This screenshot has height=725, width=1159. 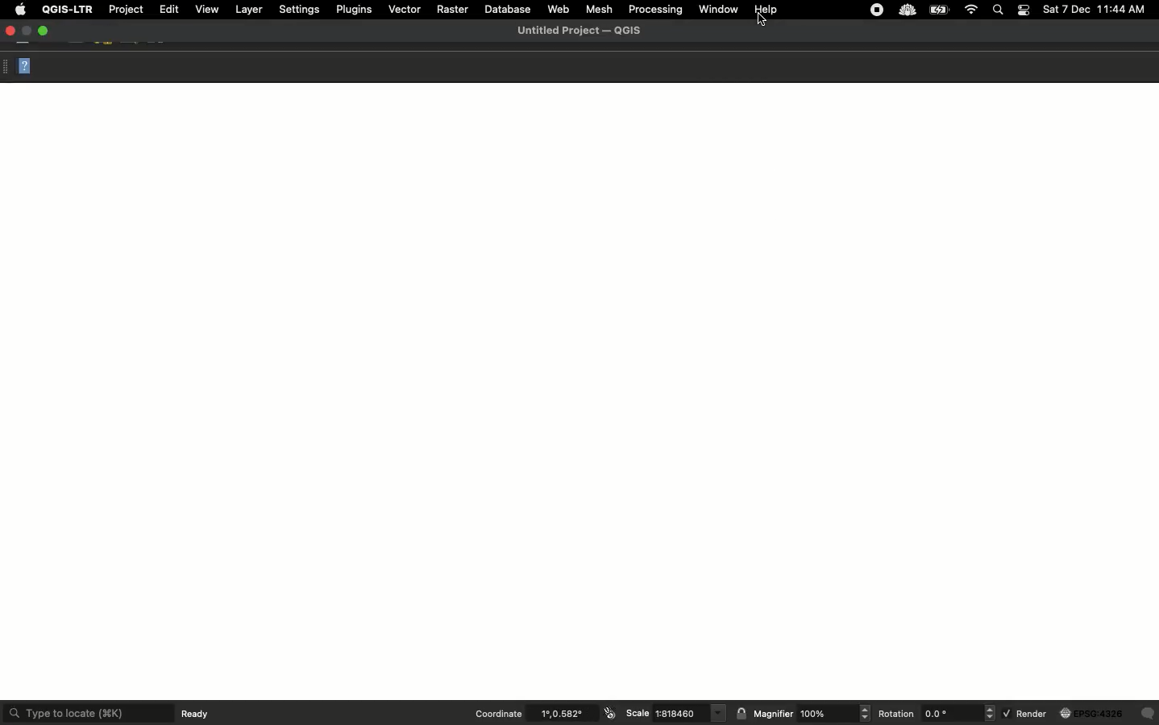 I want to click on Window, so click(x=718, y=9).